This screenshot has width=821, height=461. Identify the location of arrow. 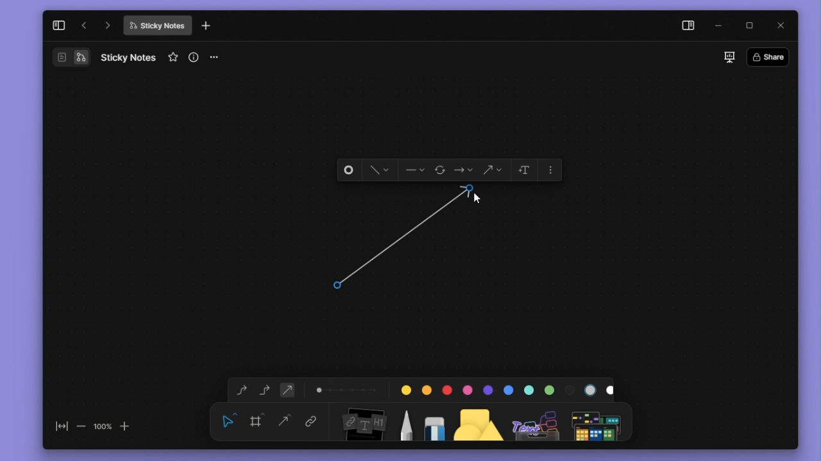
(409, 240).